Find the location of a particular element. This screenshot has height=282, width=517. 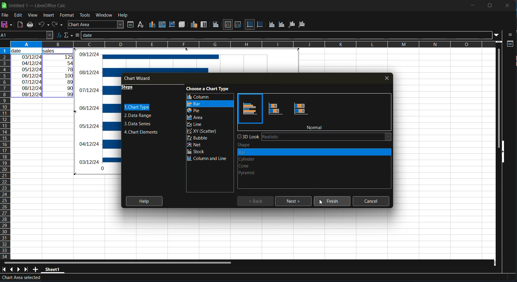

tools is located at coordinates (84, 15).